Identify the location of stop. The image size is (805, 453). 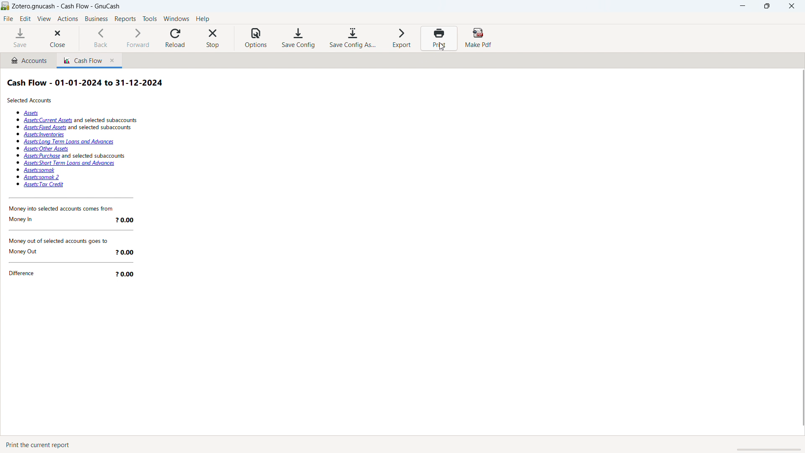
(213, 39).